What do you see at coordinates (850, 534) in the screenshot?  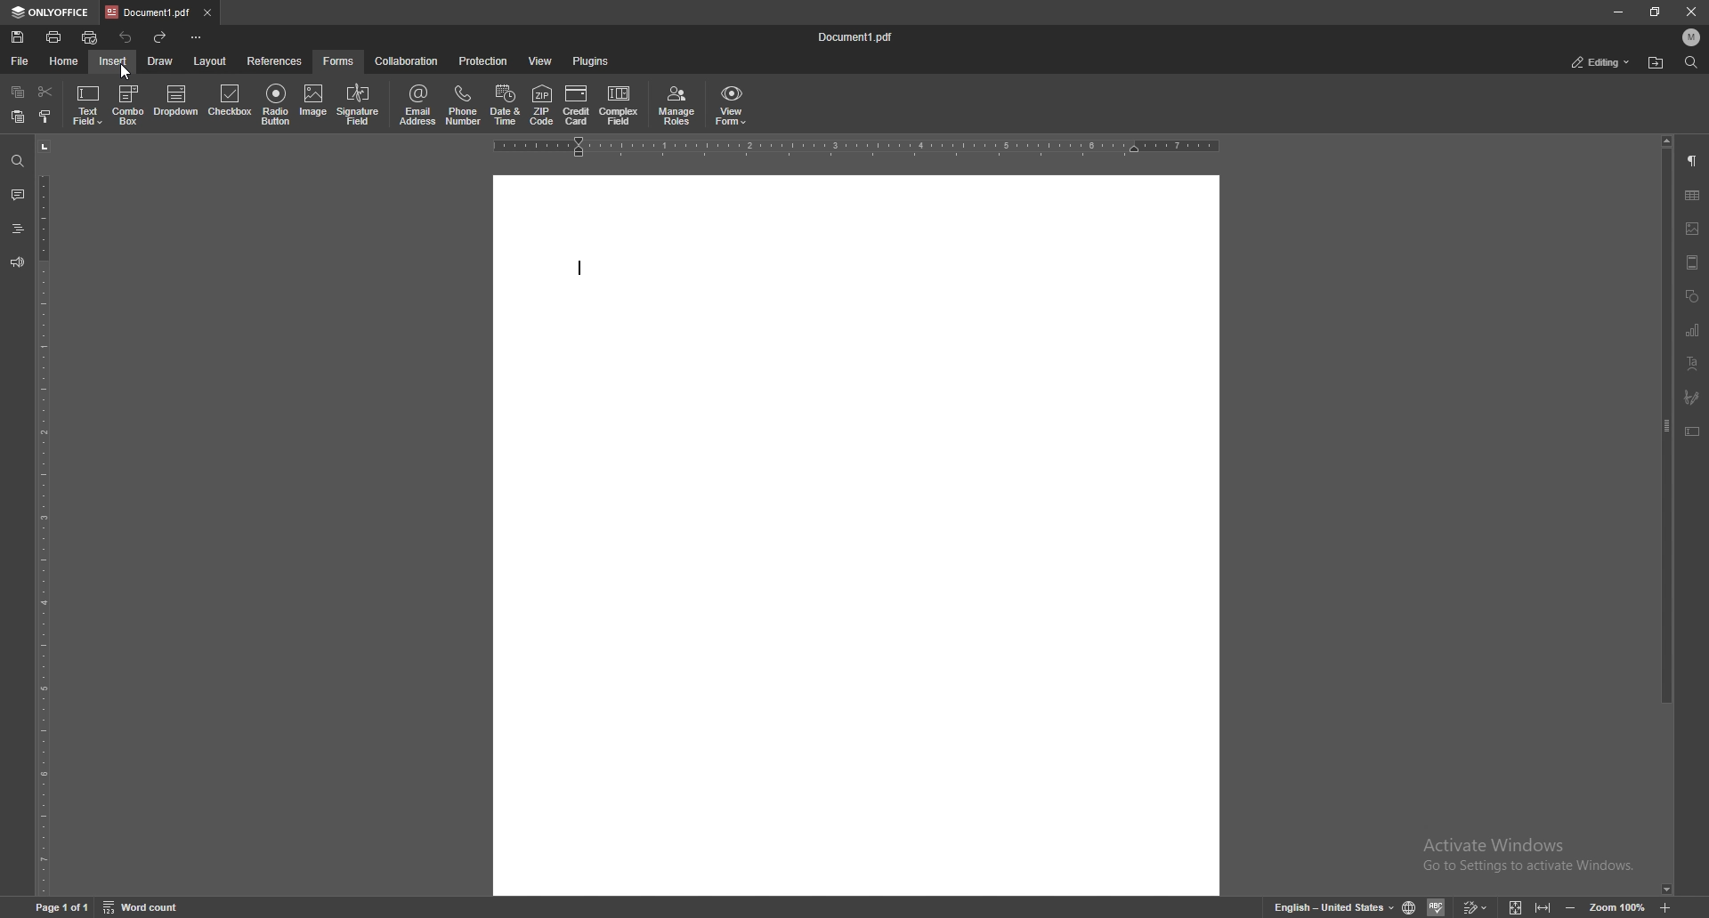 I see `workspace` at bounding box center [850, 534].